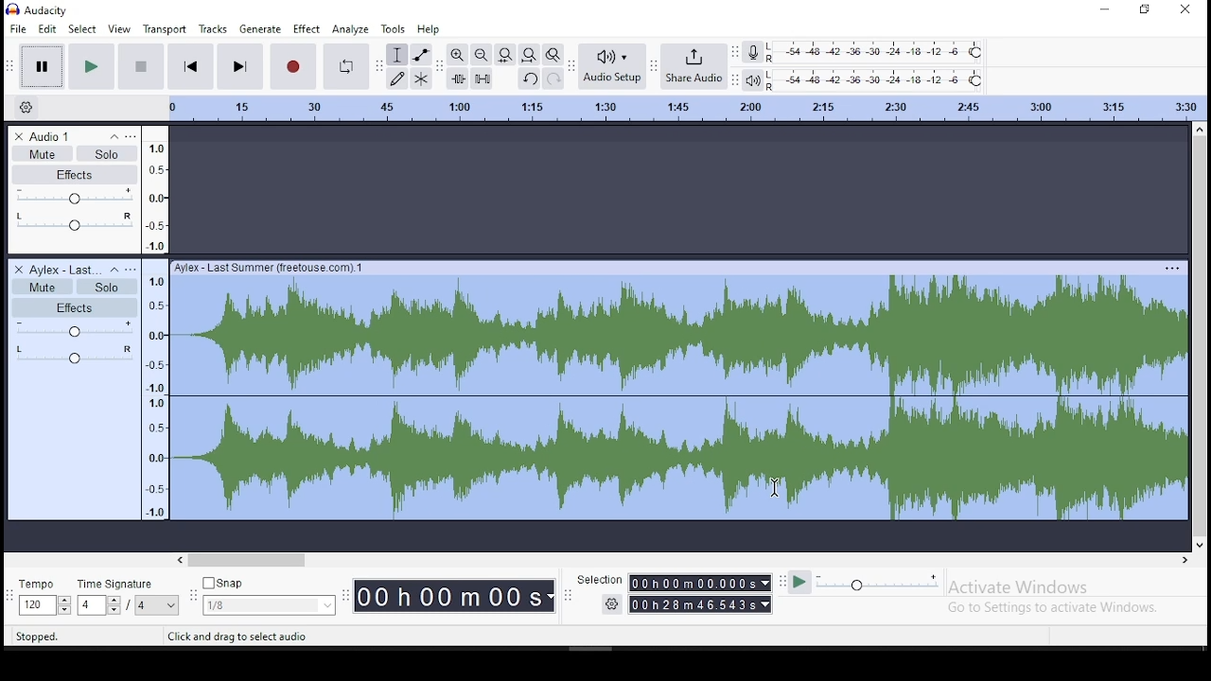 The height and width of the screenshot is (681, 1211). Describe the element at coordinates (1147, 10) in the screenshot. I see `restore` at that location.